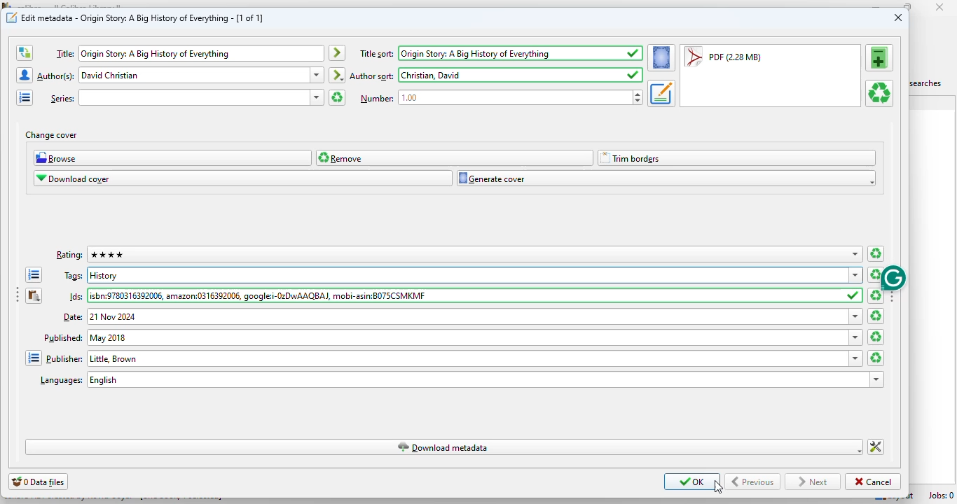  What do you see at coordinates (74, 276) in the screenshot?
I see `text` at bounding box center [74, 276].